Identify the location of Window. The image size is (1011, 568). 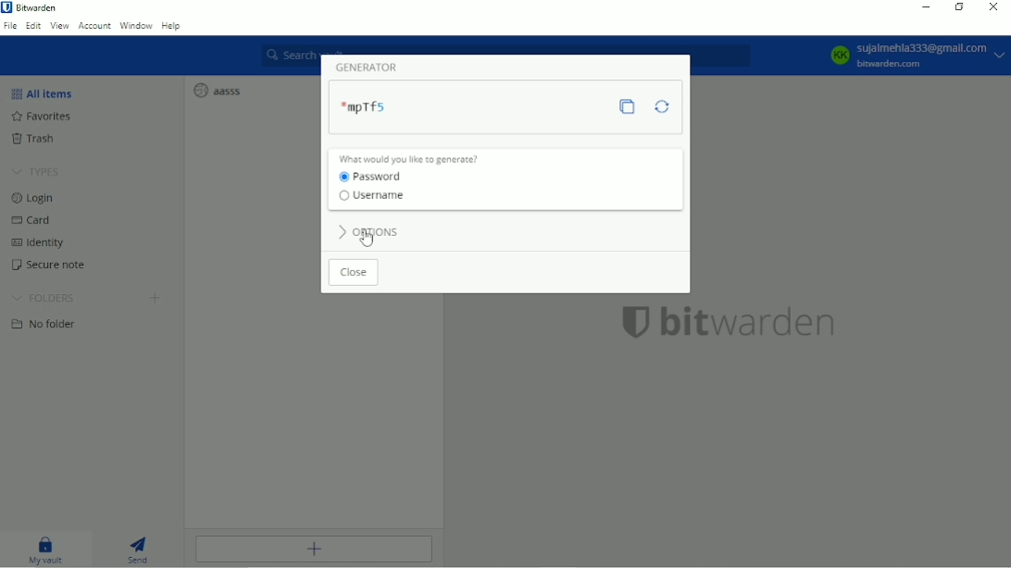
(136, 26).